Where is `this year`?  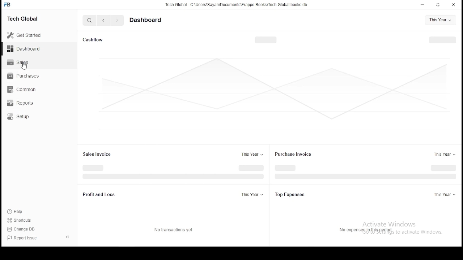
this year is located at coordinates (251, 195).